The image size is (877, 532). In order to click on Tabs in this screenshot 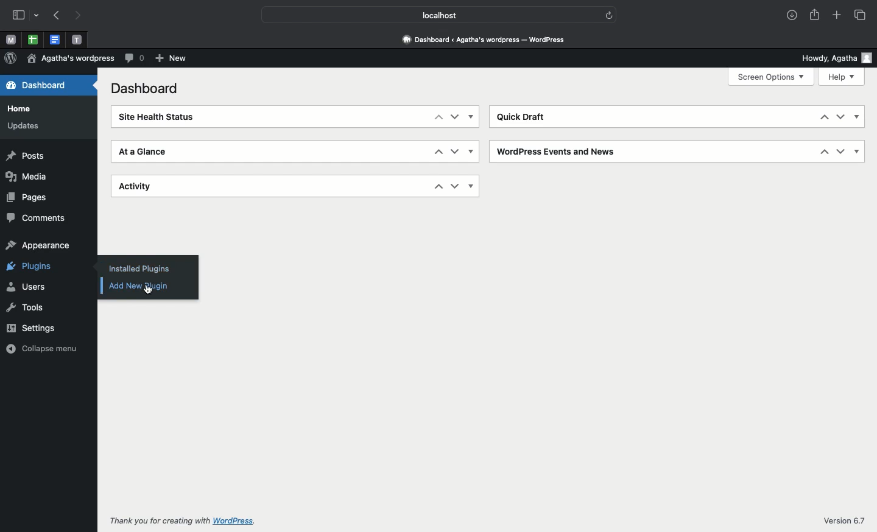, I will do `click(861, 15)`.